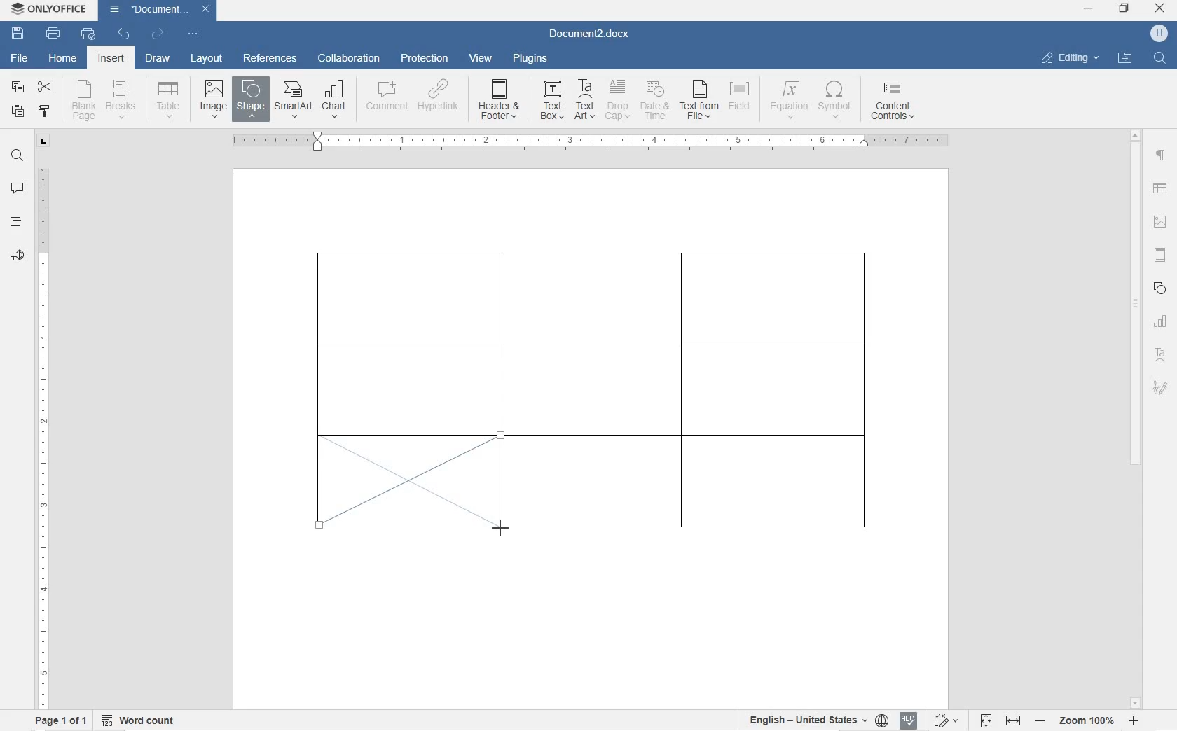 The width and height of the screenshot is (1177, 731). I want to click on customize quick access toolbar, so click(192, 34).